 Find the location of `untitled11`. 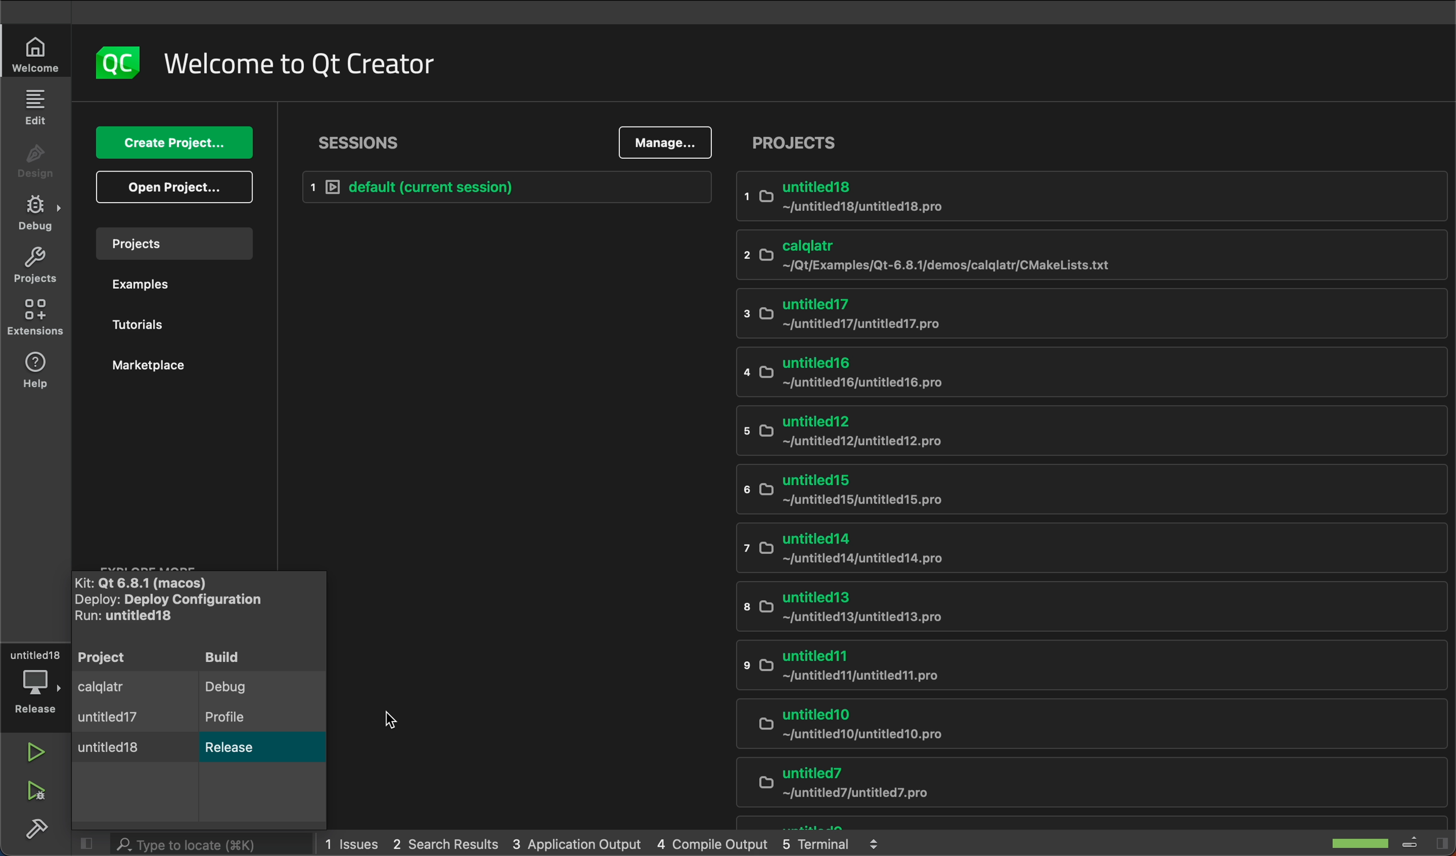

untitled11 is located at coordinates (1053, 667).